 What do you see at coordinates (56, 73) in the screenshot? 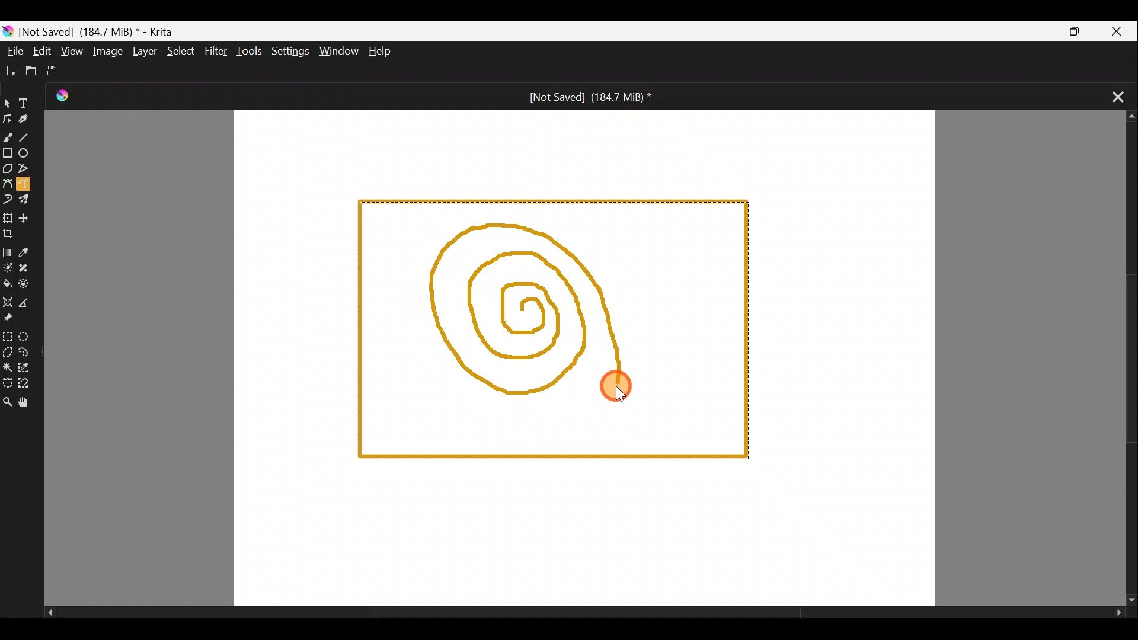
I see `Save` at bounding box center [56, 73].